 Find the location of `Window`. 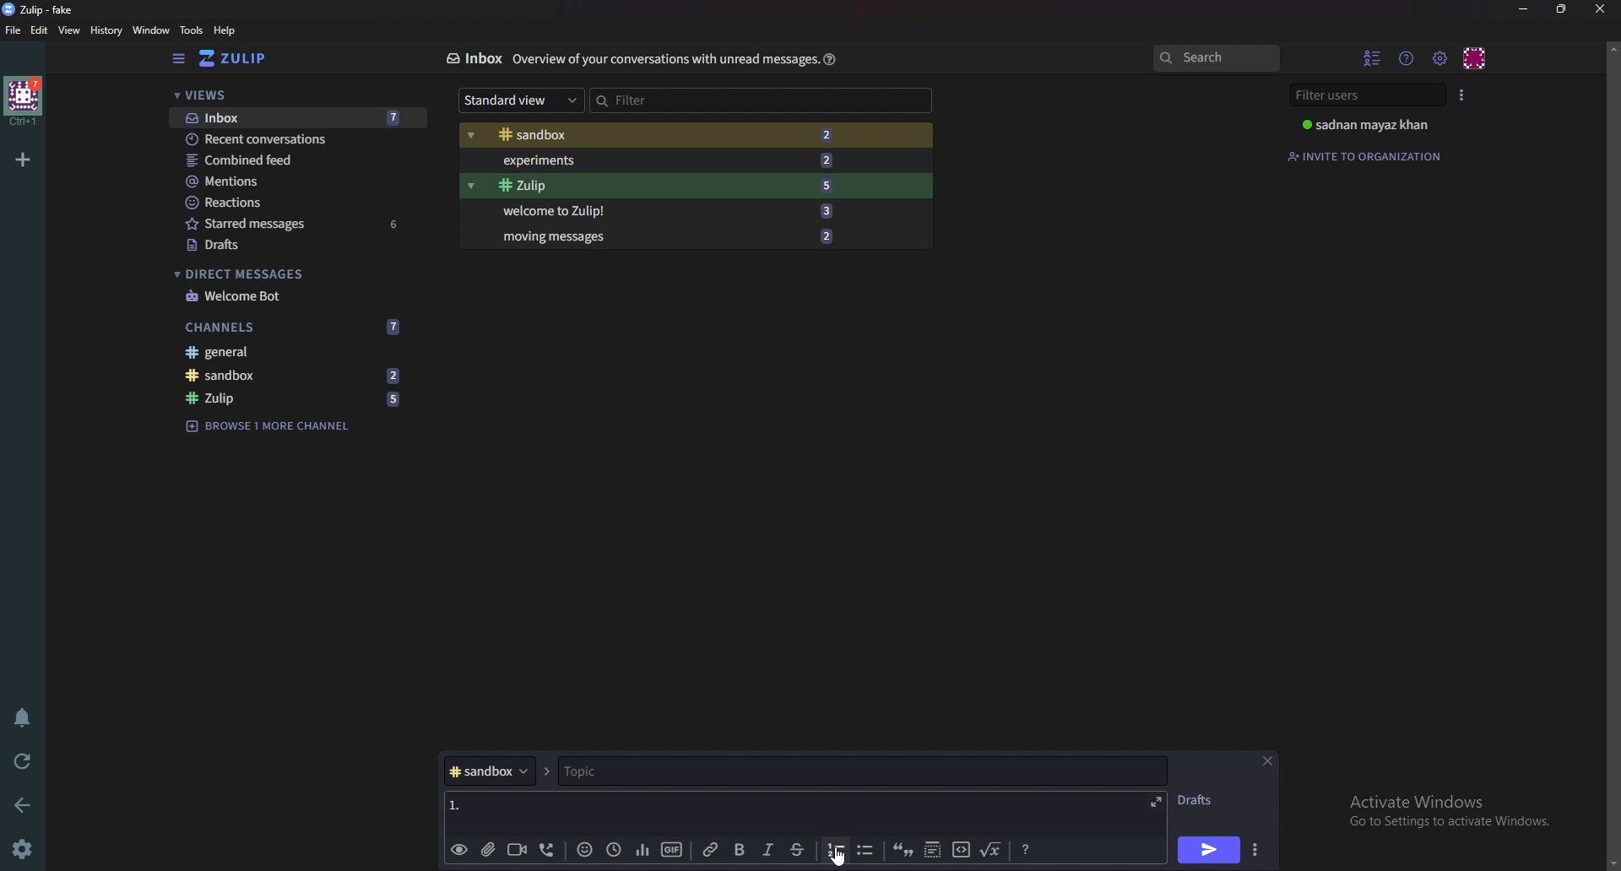

Window is located at coordinates (149, 30).